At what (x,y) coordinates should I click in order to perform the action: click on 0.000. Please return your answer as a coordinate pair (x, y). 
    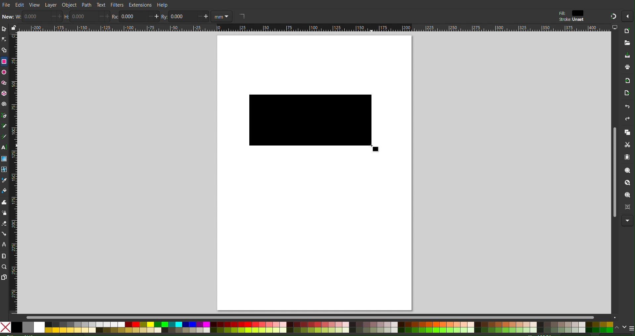
    Looking at the image, I should click on (181, 16).